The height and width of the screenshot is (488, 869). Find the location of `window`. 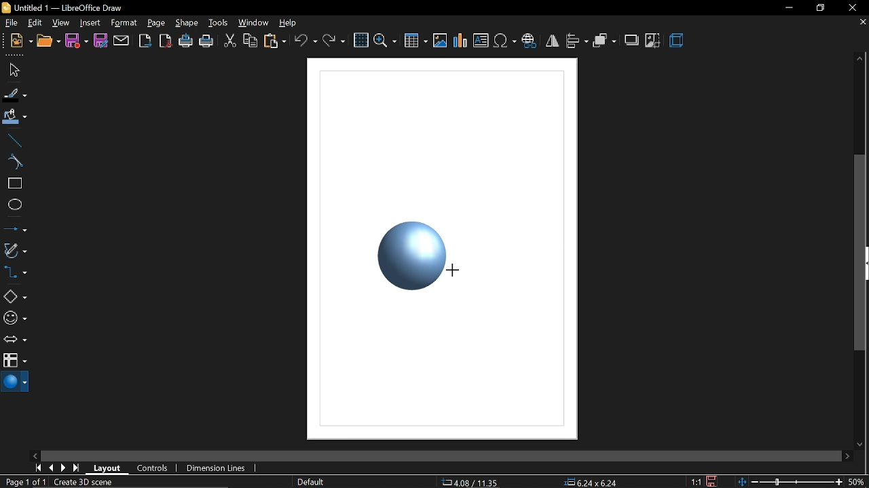

window is located at coordinates (254, 24).